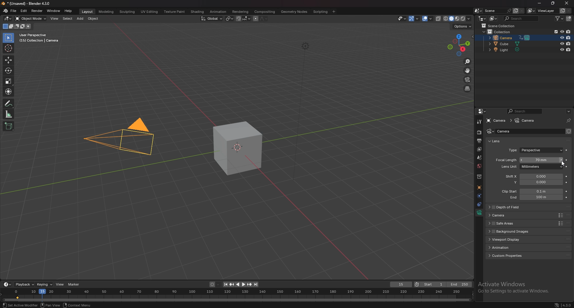 The width and height of the screenshot is (574, 308). I want to click on display mode, so click(493, 19).